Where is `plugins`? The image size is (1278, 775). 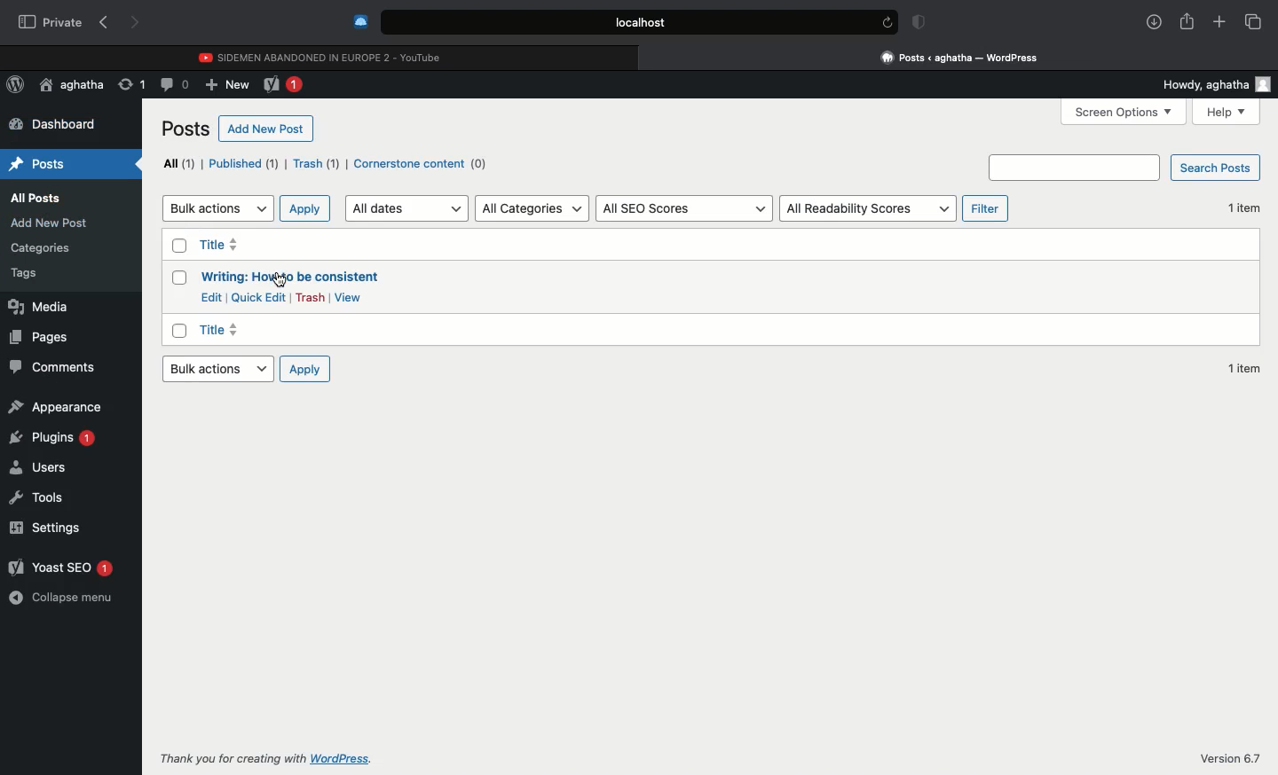 plugins is located at coordinates (54, 438).